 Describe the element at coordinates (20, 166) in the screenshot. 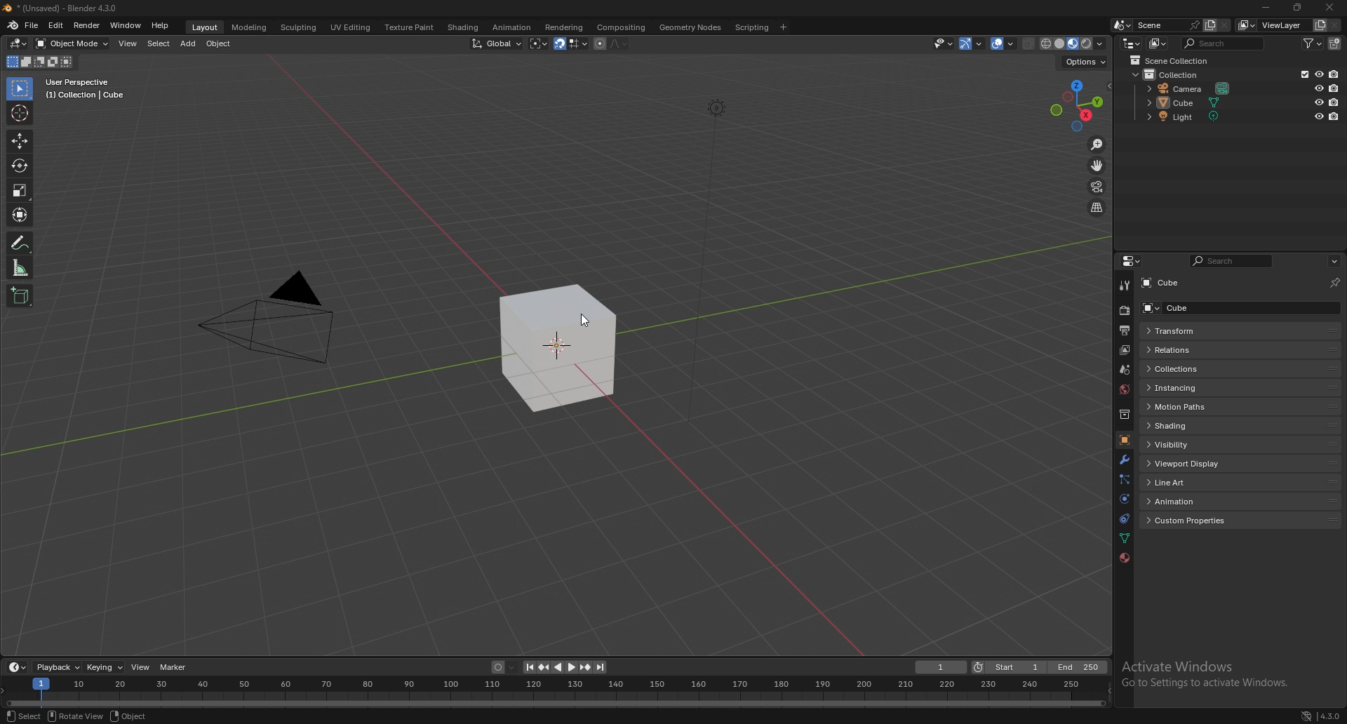

I see `rotate` at that location.